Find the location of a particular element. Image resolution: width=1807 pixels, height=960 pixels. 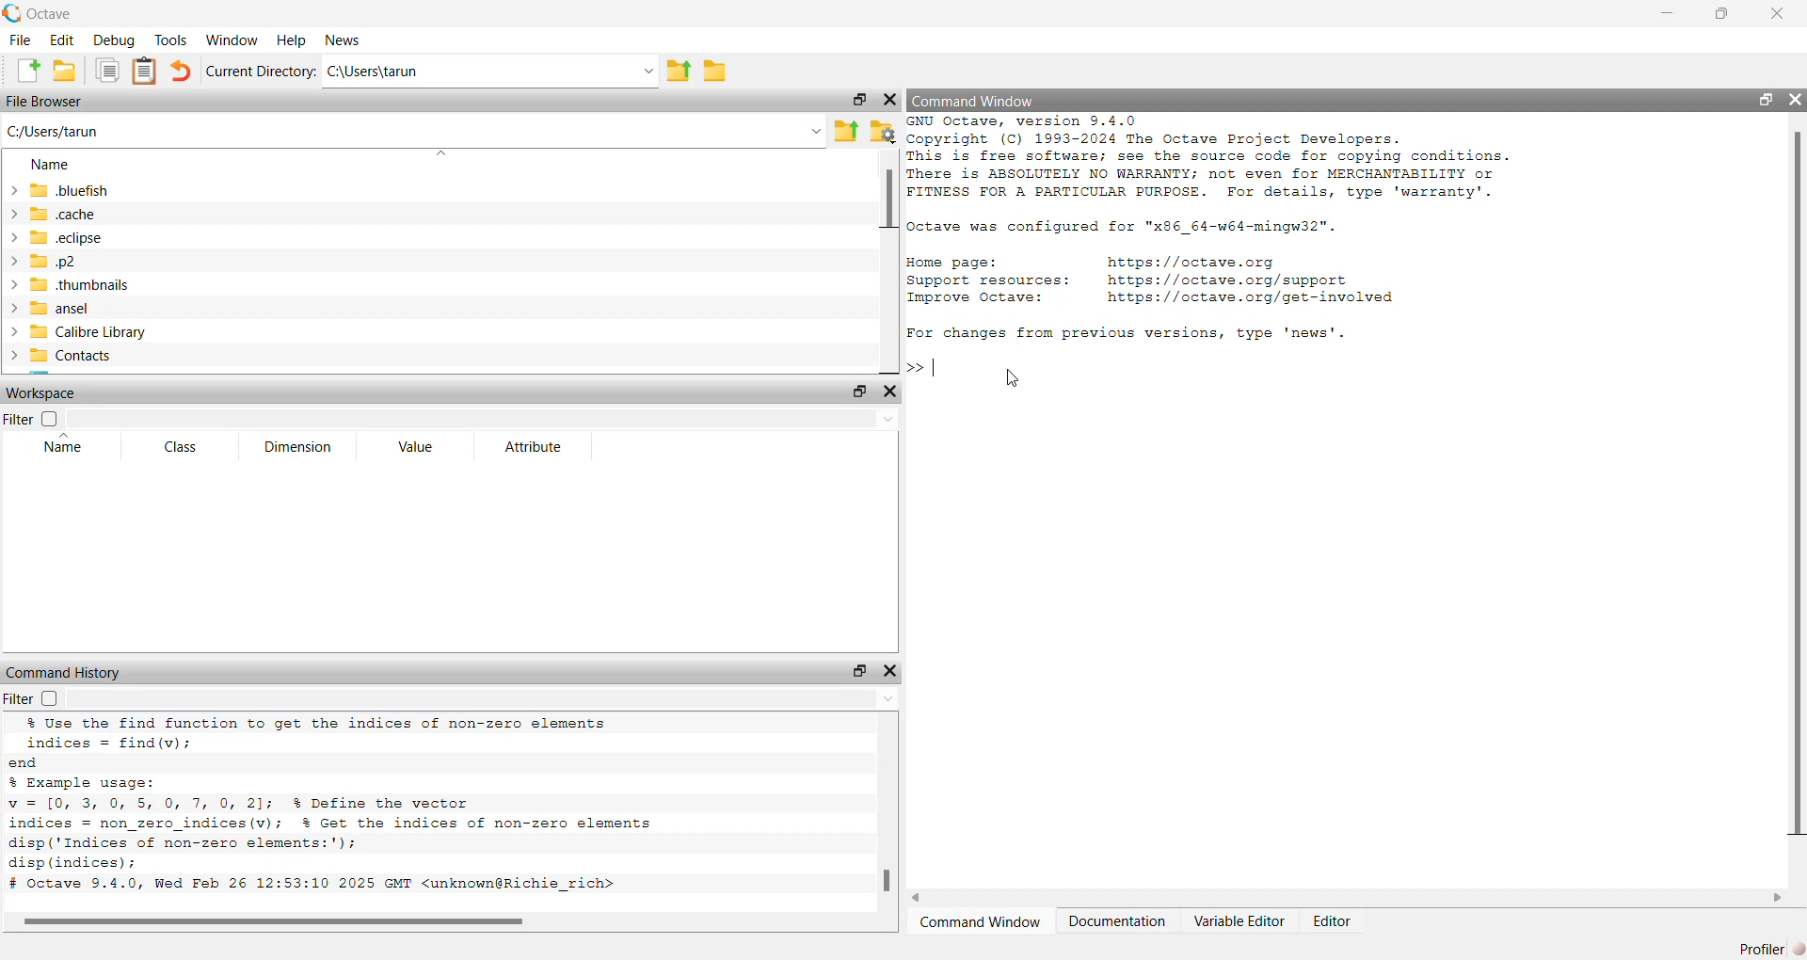

minimize is located at coordinates (1669, 16).